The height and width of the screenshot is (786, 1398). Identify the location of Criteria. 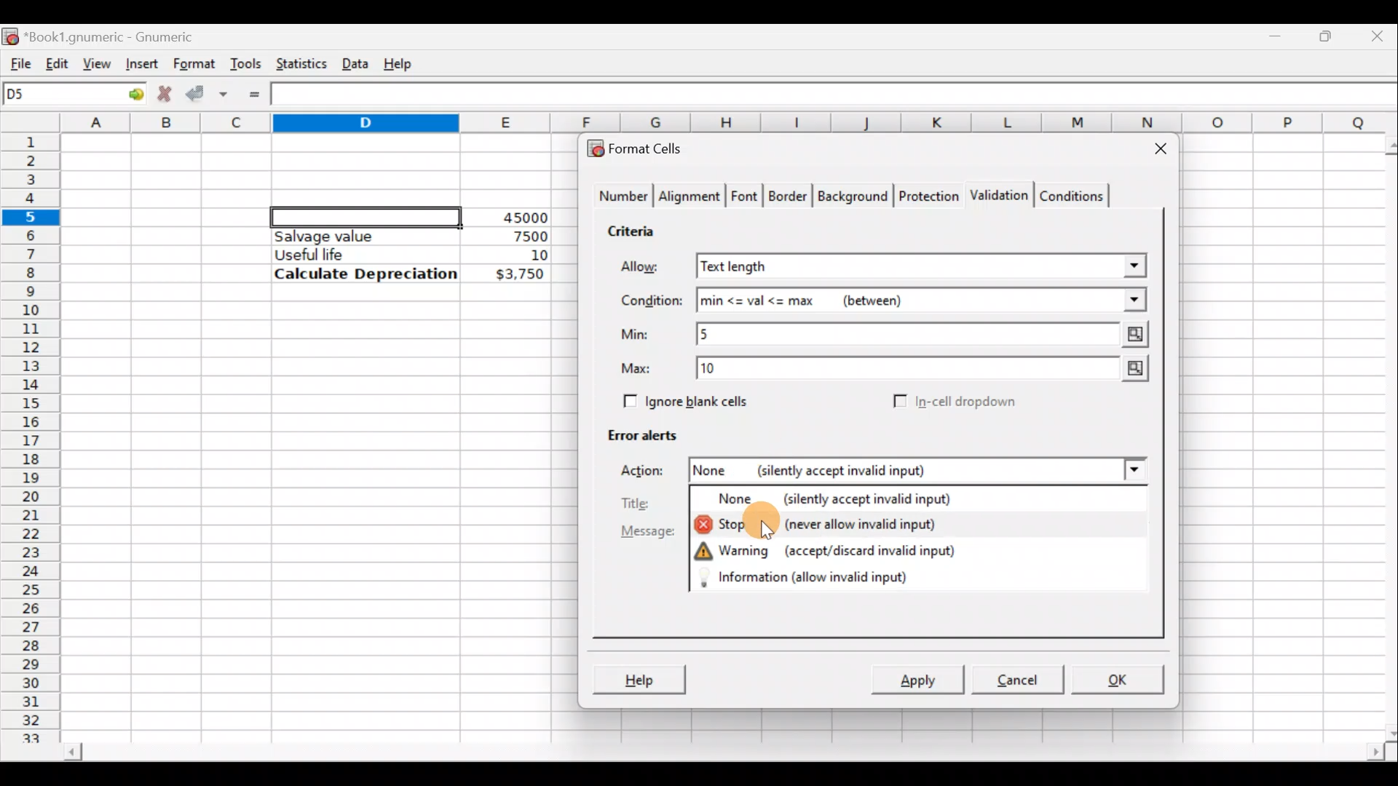
(636, 229).